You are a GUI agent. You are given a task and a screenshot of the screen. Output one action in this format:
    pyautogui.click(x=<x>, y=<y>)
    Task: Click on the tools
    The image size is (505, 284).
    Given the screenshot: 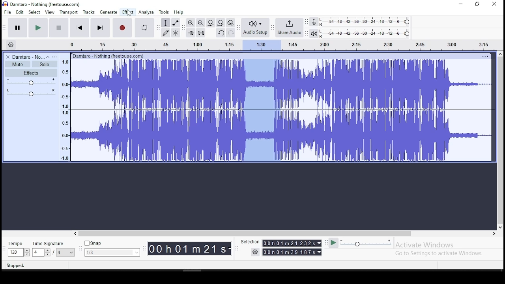 What is the action you would take?
    pyautogui.click(x=164, y=12)
    